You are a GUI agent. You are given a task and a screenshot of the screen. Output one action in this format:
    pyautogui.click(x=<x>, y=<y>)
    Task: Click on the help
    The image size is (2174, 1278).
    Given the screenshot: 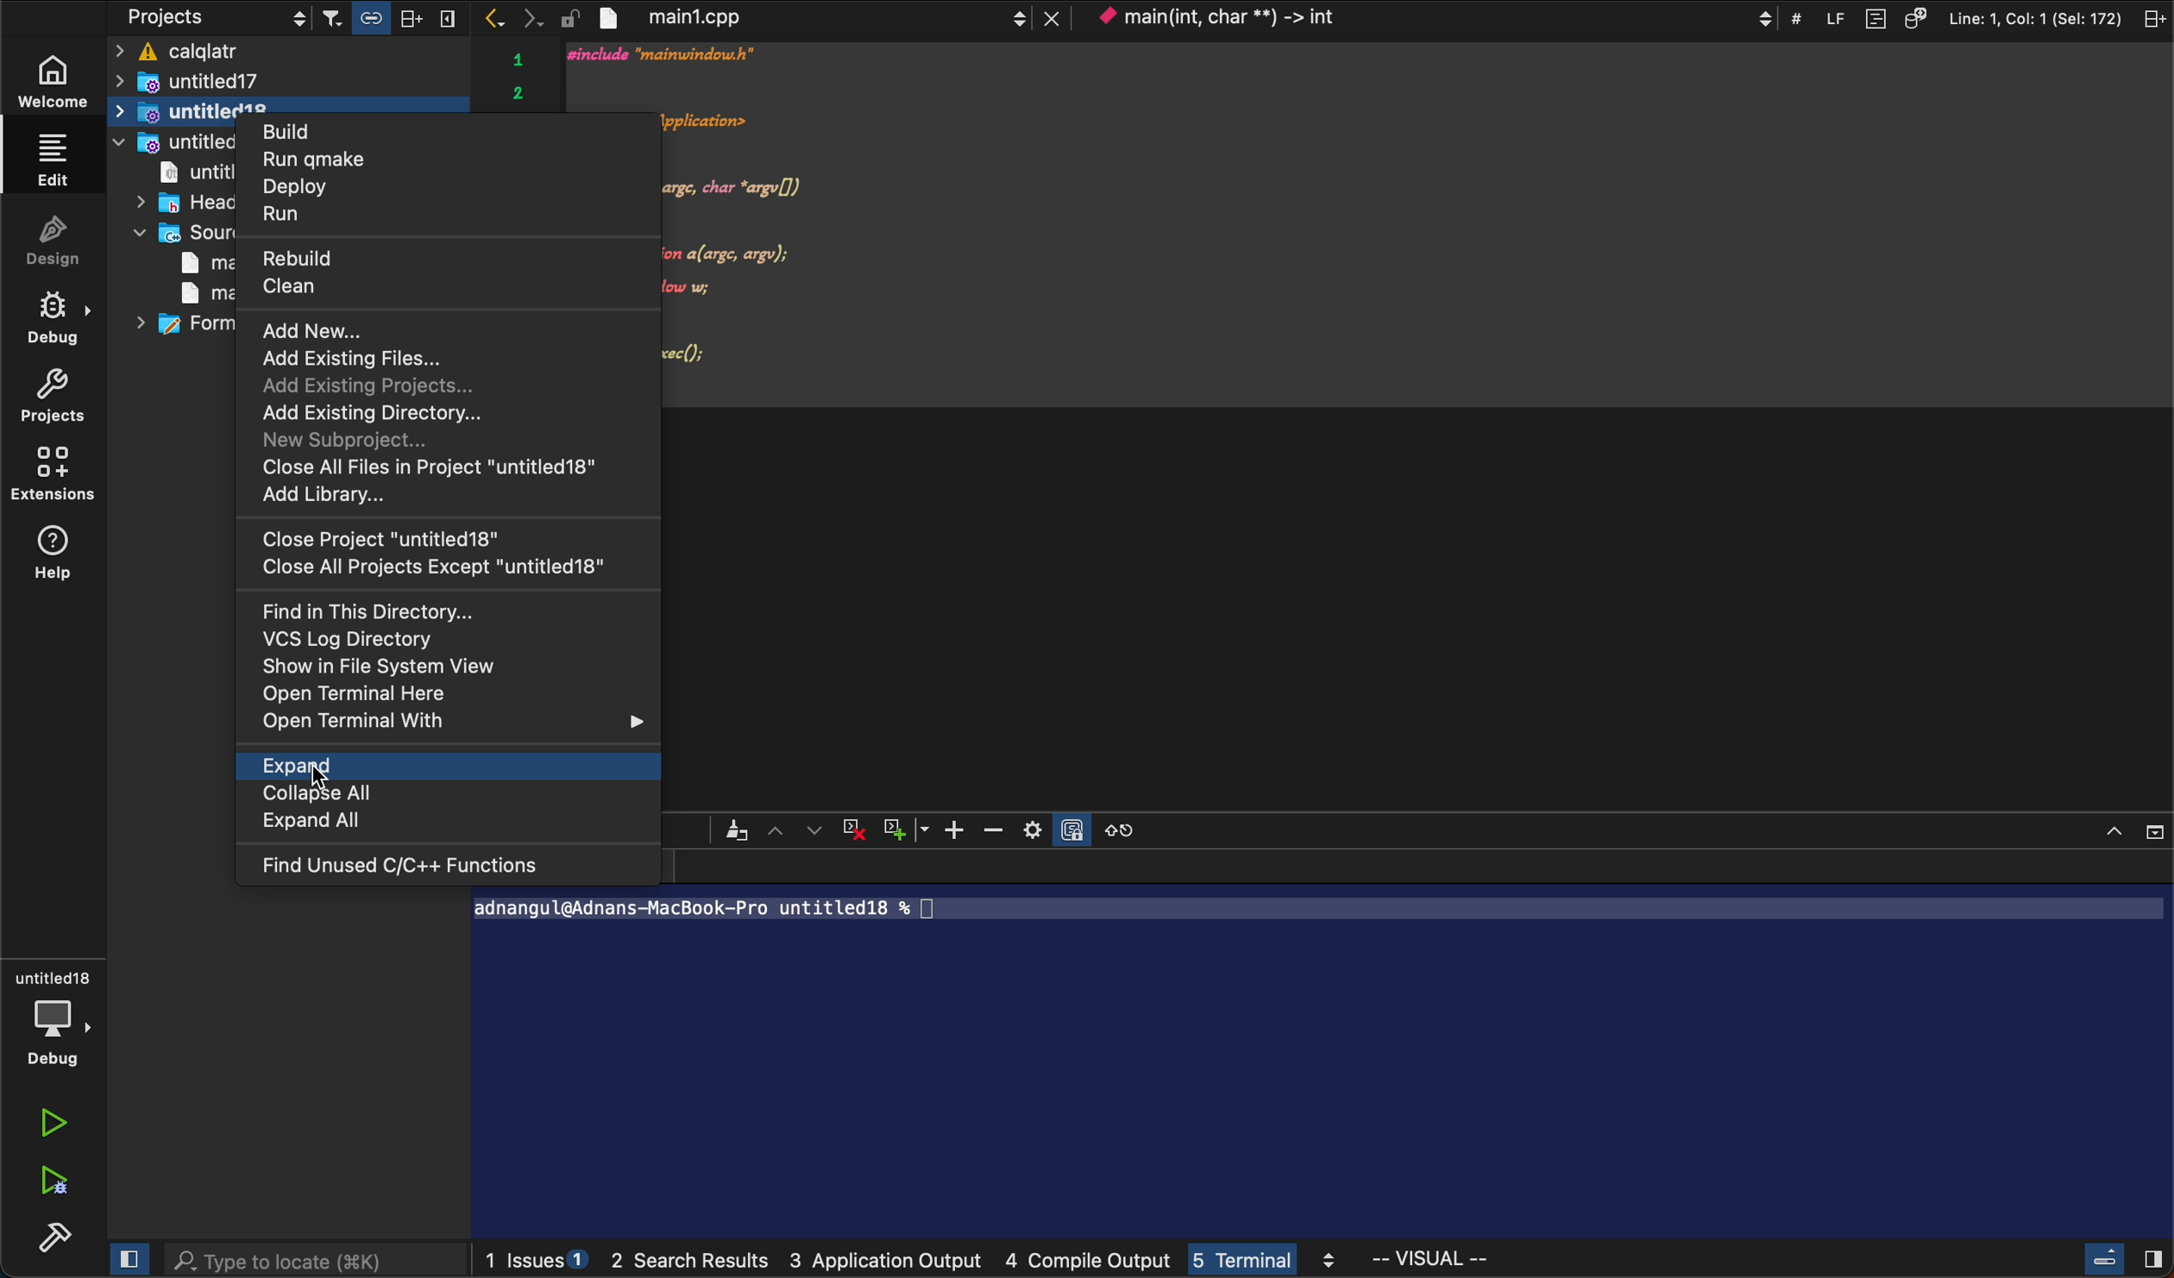 What is the action you would take?
    pyautogui.click(x=51, y=558)
    